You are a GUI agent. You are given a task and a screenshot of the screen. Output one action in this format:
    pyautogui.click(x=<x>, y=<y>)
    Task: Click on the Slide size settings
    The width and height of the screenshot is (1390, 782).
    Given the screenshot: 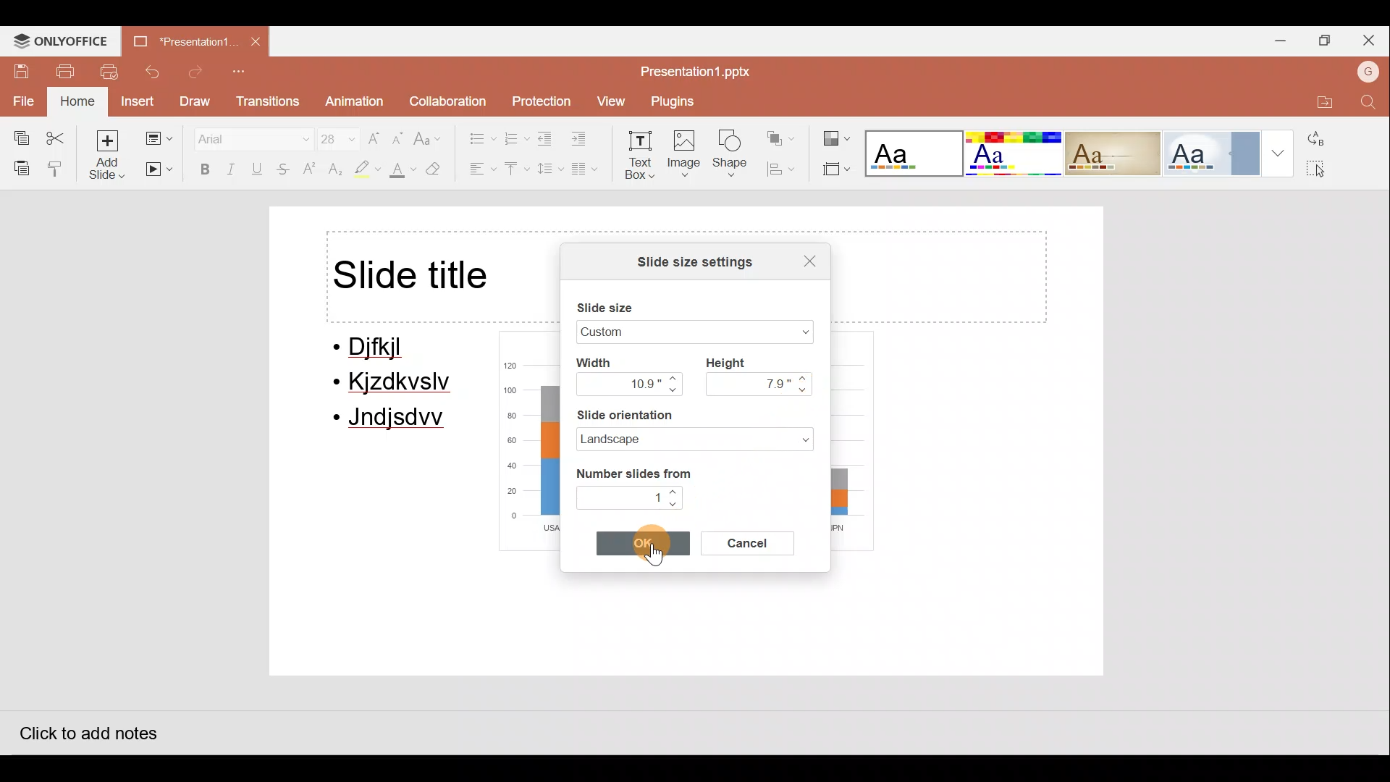 What is the action you would take?
    pyautogui.click(x=688, y=261)
    